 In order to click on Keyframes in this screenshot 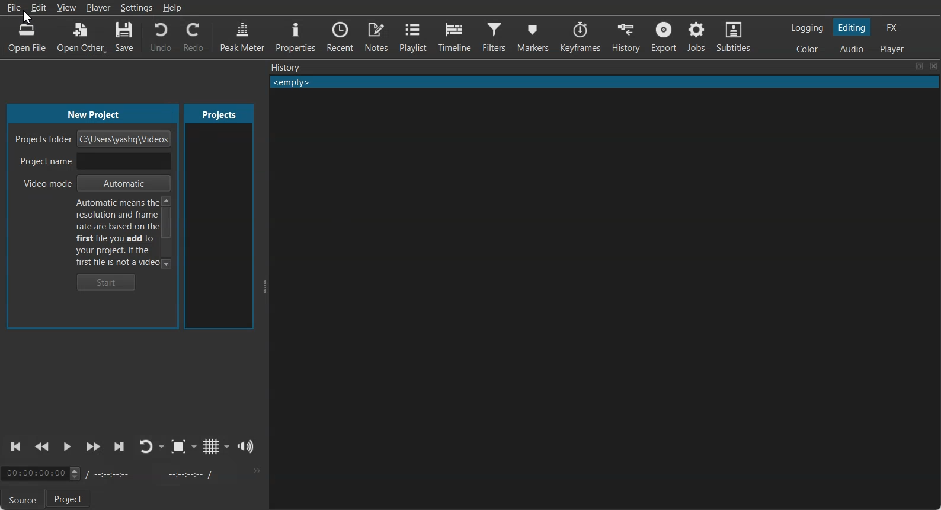, I will do `click(581, 37)`.